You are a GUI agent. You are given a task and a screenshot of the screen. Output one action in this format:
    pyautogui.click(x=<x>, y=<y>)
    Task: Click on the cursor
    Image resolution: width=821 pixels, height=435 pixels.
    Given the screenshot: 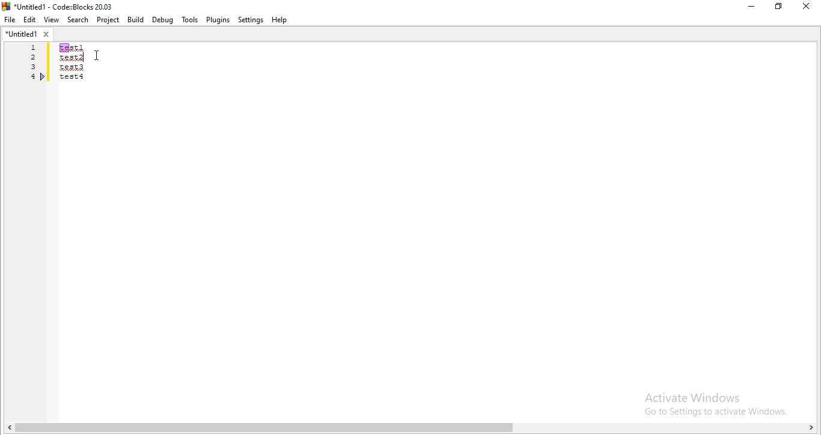 What is the action you would take?
    pyautogui.click(x=97, y=55)
    